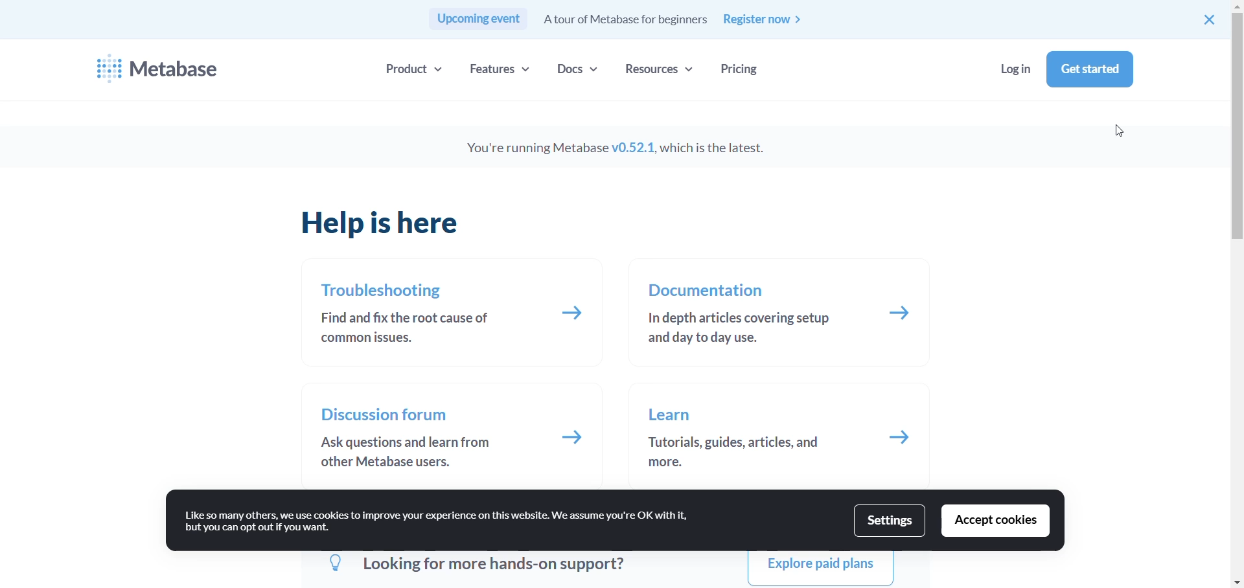 The image size is (1244, 588). I want to click on prcing, so click(738, 69).